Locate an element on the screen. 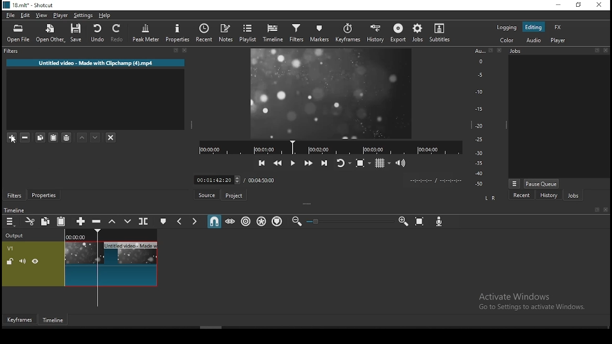 The image size is (612, 344). player is located at coordinates (558, 40).